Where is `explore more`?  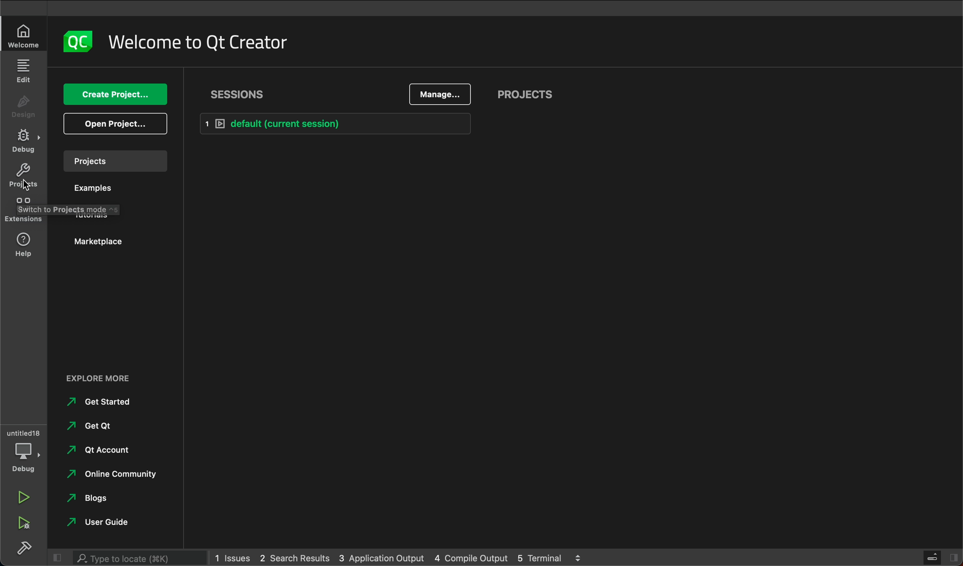
explore more is located at coordinates (97, 381).